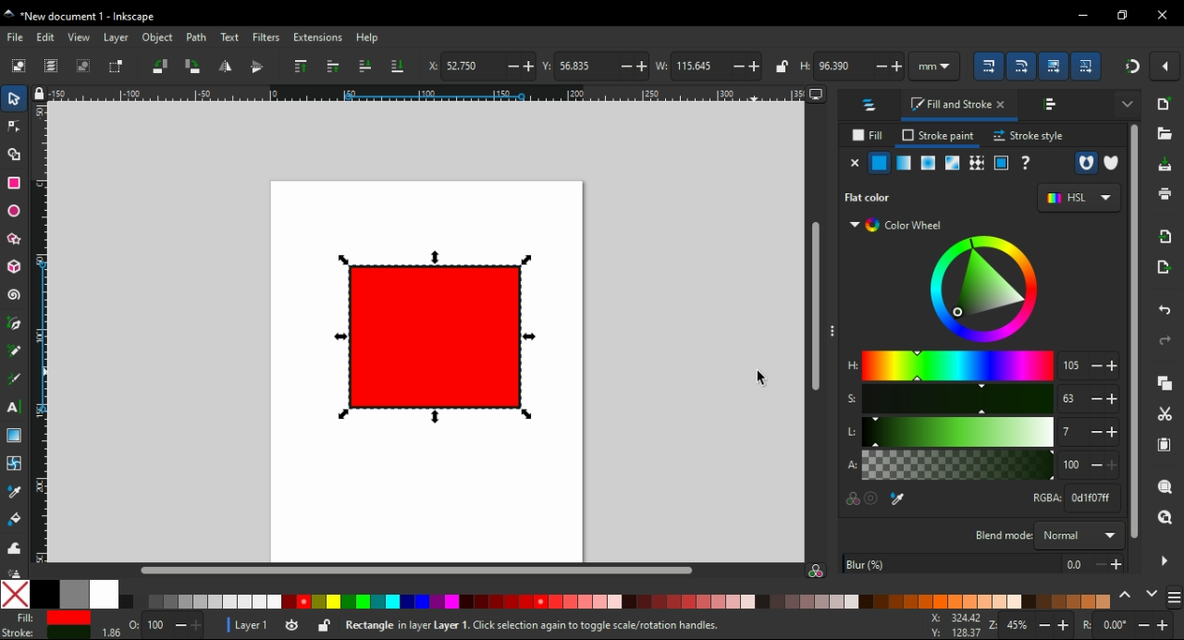 The height and width of the screenshot is (640, 1184). Describe the element at coordinates (316, 38) in the screenshot. I see `extensions` at that location.